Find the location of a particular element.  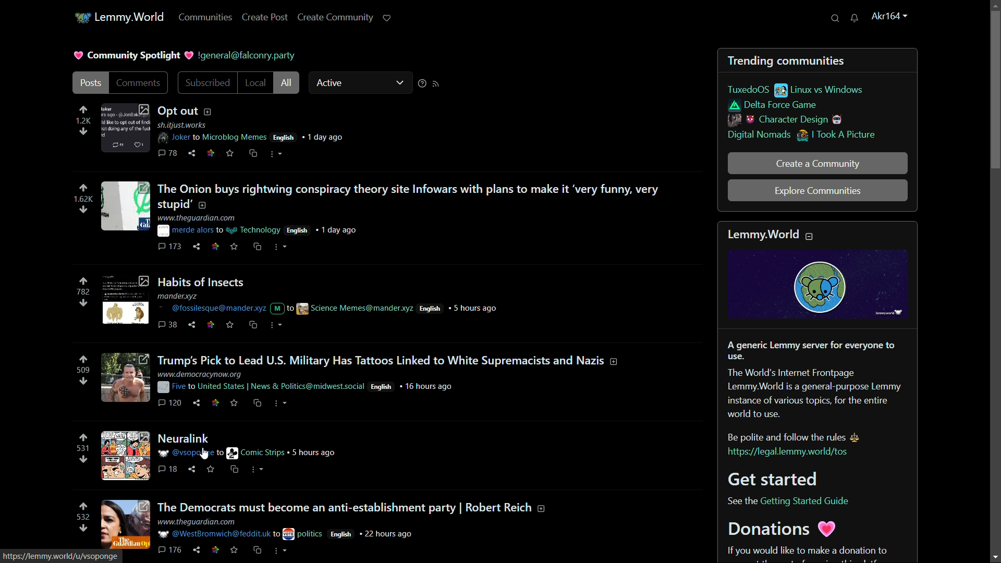

number of votes is located at coordinates (83, 370).